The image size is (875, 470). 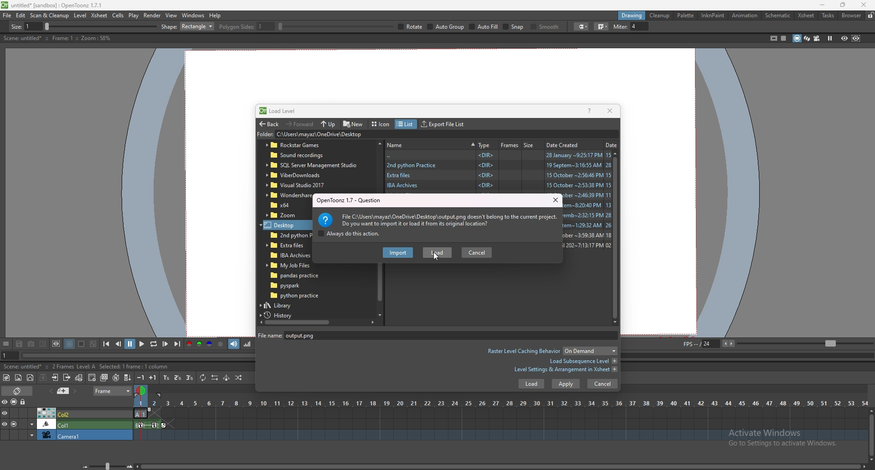 I want to click on rotate bar, so click(x=519, y=26).